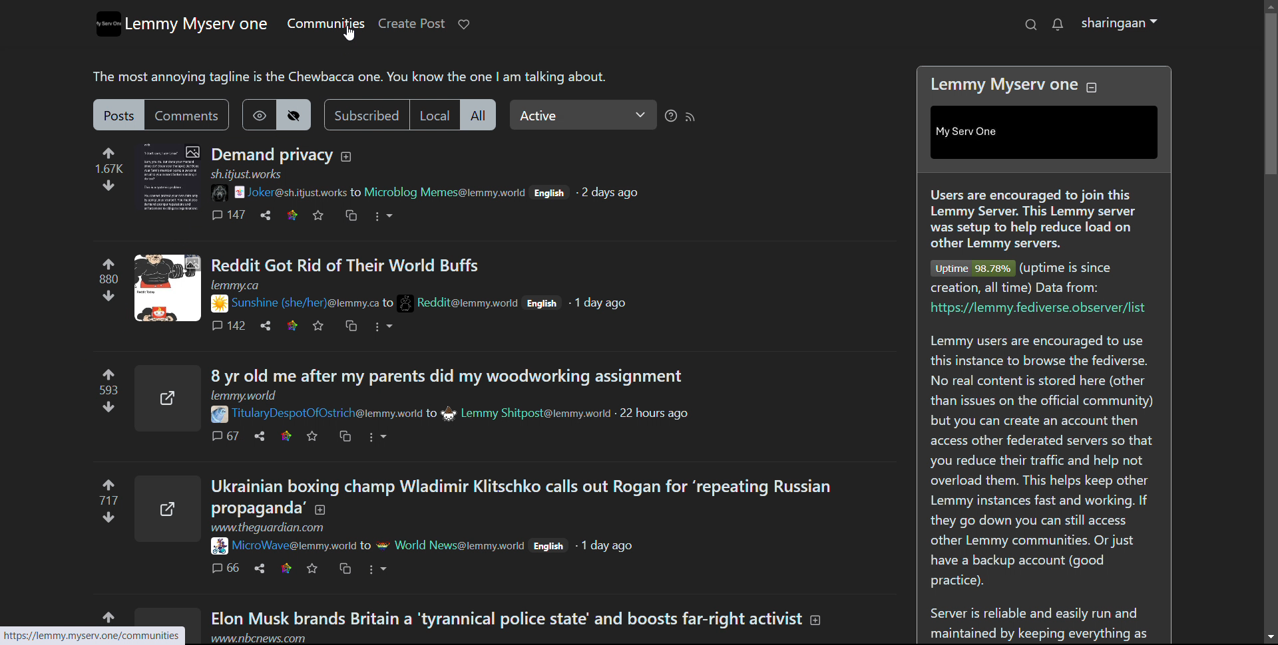 This screenshot has height=645, width=1278. What do you see at coordinates (292, 326) in the screenshot?
I see `link` at bounding box center [292, 326].